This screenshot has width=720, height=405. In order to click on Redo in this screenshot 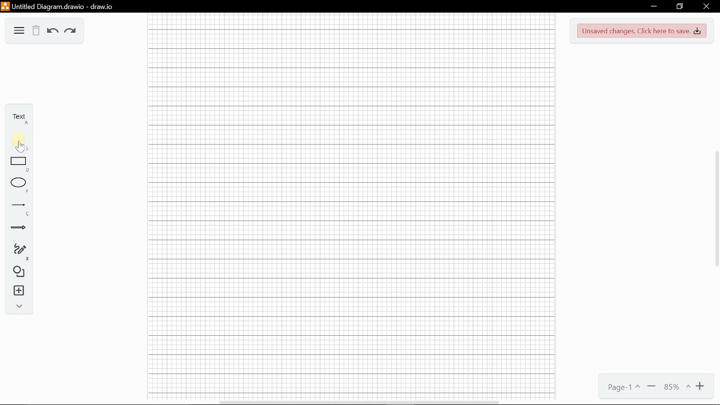, I will do `click(71, 31)`.